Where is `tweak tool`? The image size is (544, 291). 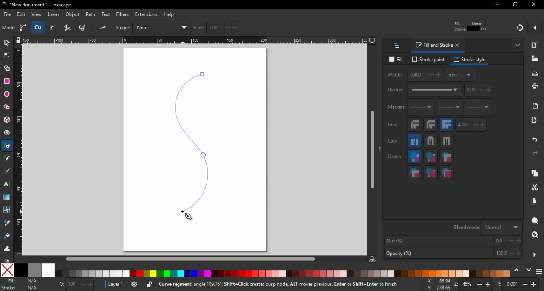 tweak tool is located at coordinates (7, 250).